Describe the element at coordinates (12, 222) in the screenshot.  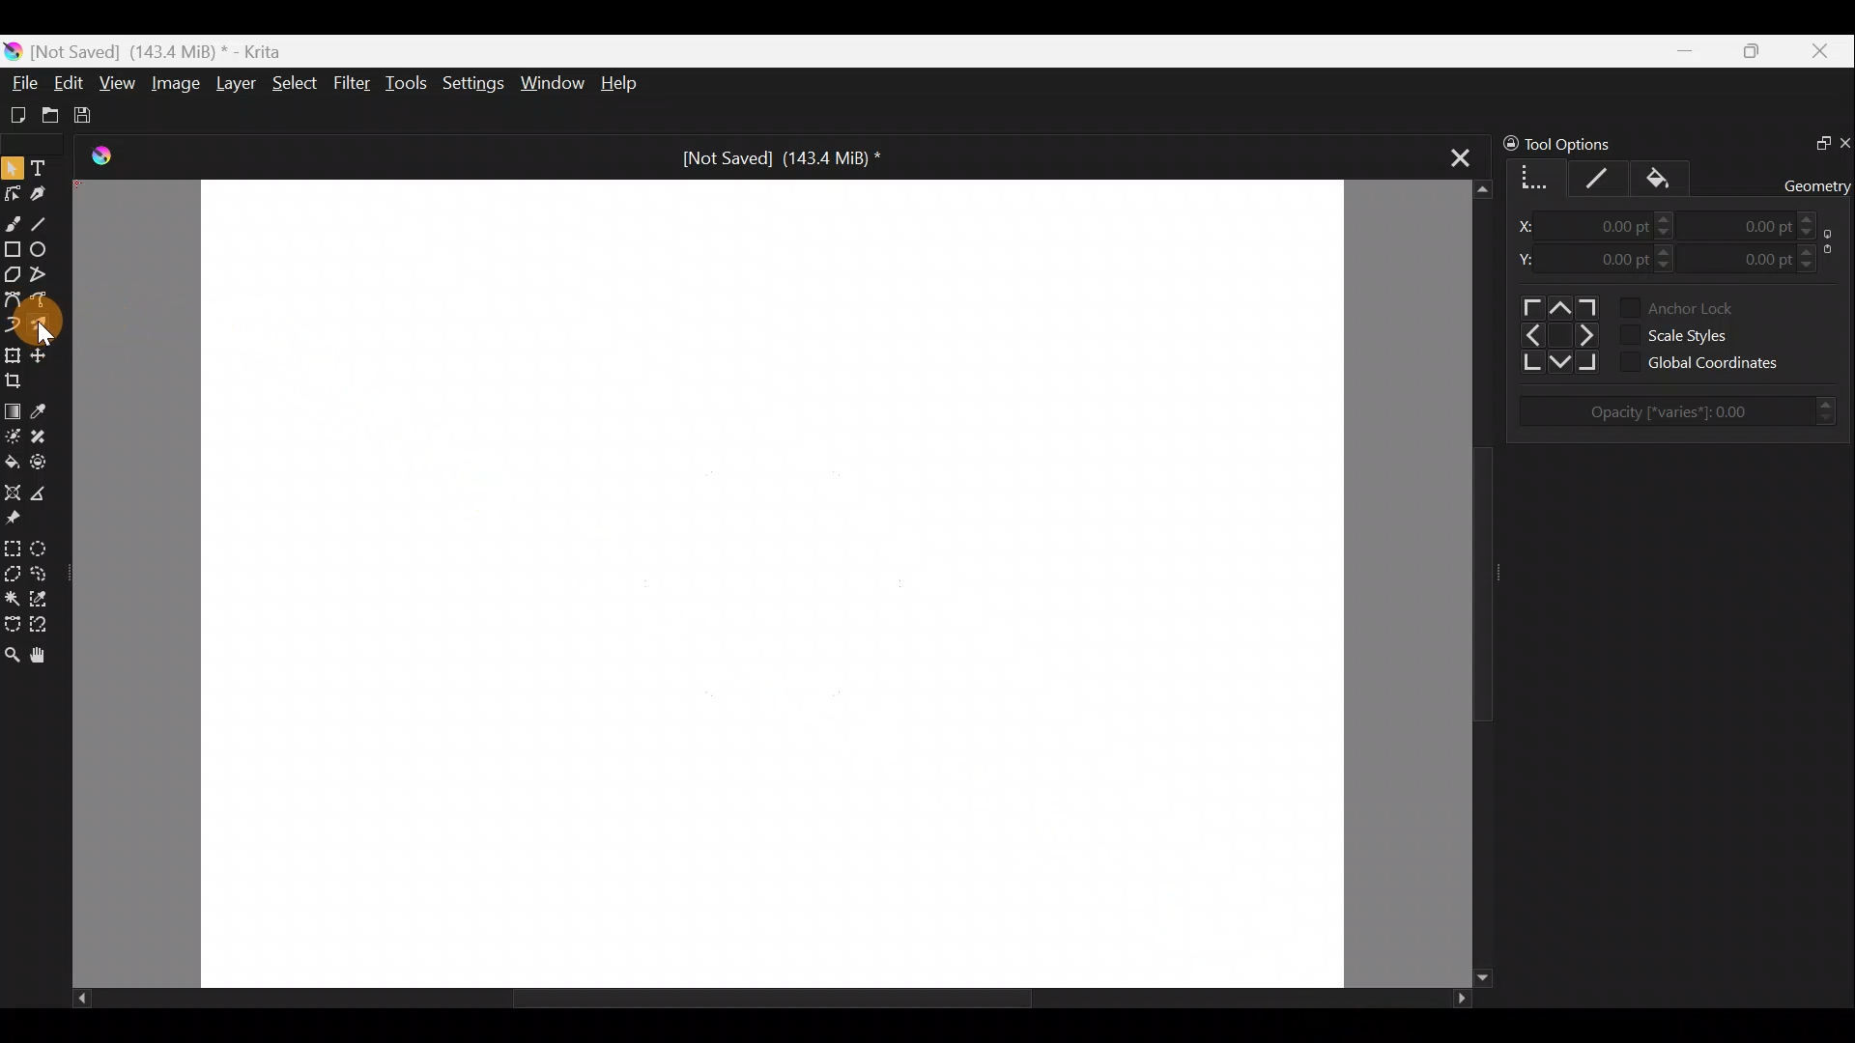
I see `Freehand brush tool` at that location.